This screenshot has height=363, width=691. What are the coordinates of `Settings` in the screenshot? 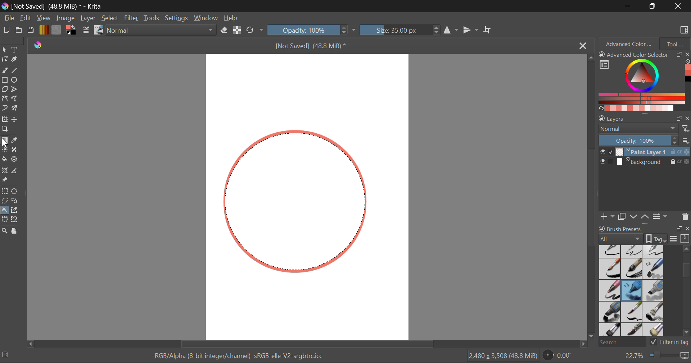 It's located at (660, 216).